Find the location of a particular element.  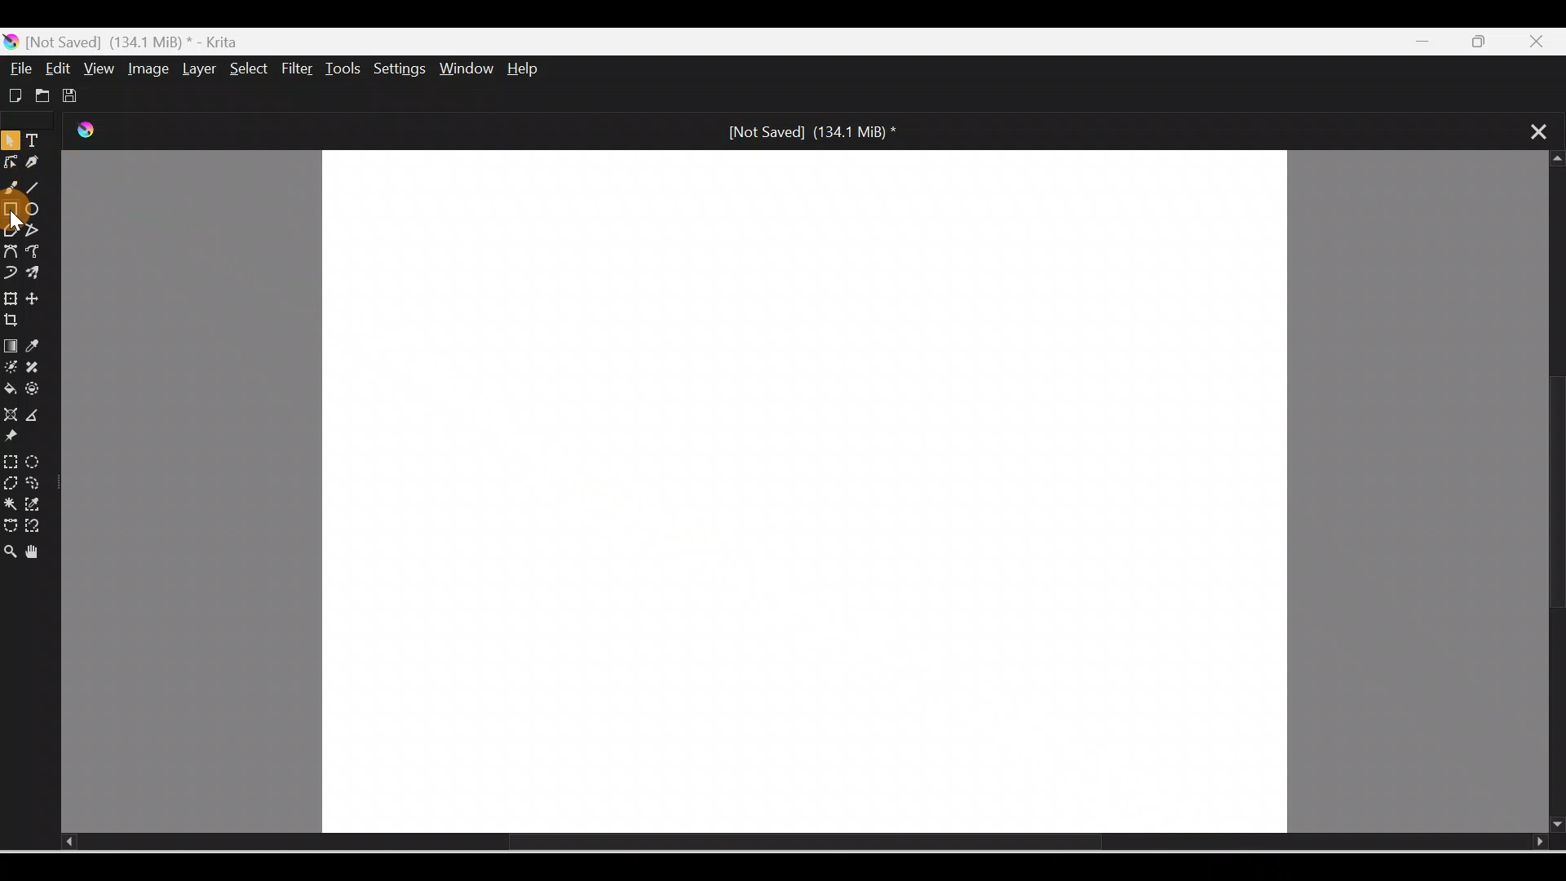

Edit is located at coordinates (60, 69).